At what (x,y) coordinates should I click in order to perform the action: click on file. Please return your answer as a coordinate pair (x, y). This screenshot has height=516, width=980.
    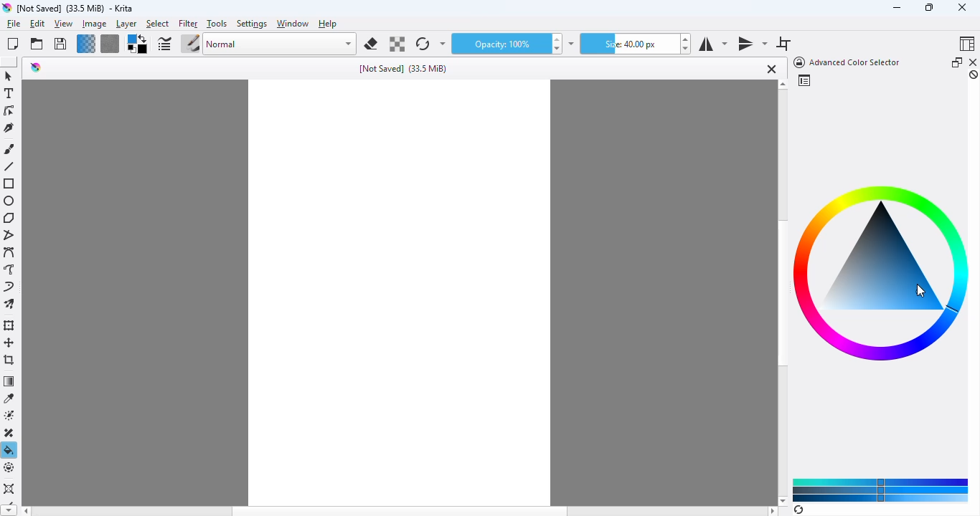
    Looking at the image, I should click on (14, 24).